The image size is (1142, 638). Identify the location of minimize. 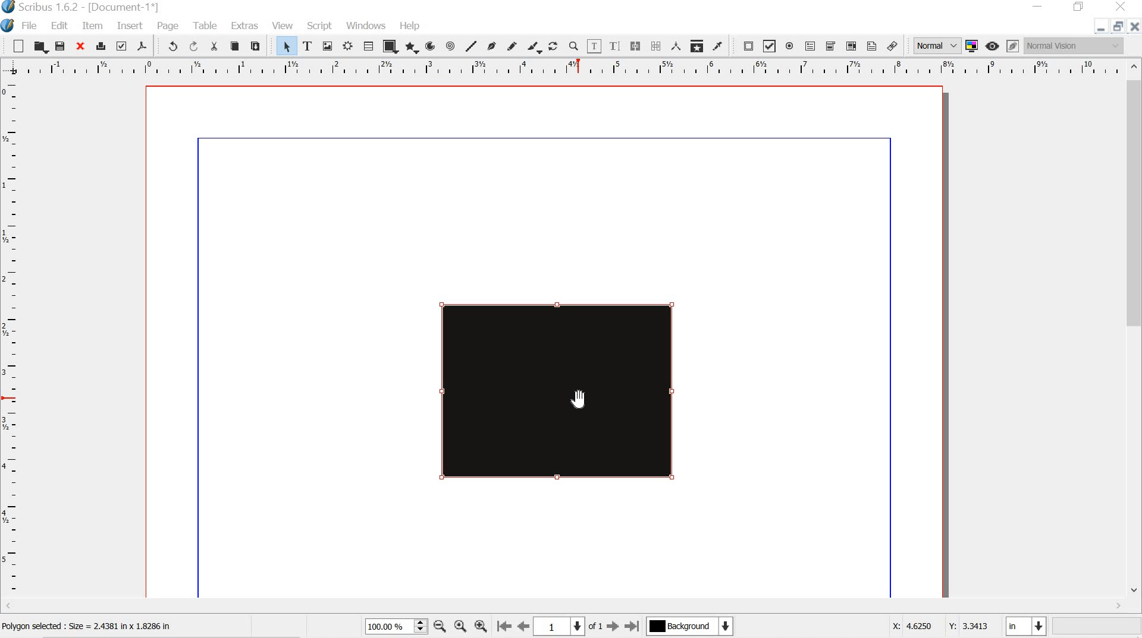
(1037, 7).